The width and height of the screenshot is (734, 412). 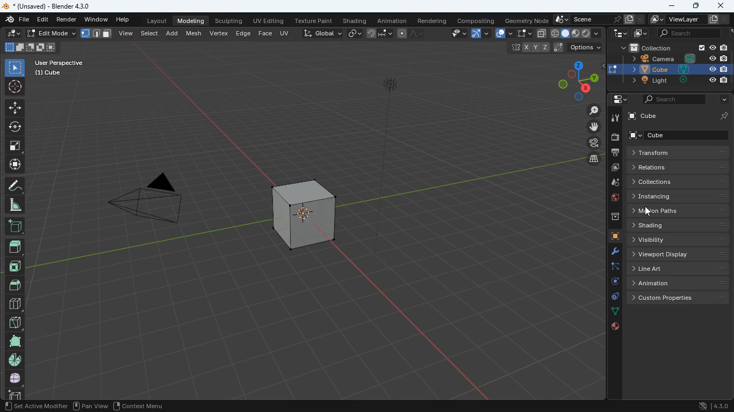 What do you see at coordinates (646, 213) in the screenshot?
I see `cursor` at bounding box center [646, 213].